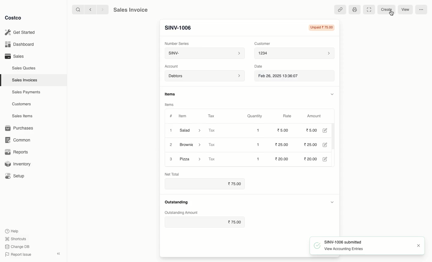 The image size is (432, 262). Describe the element at coordinates (405, 10) in the screenshot. I see `View` at that location.